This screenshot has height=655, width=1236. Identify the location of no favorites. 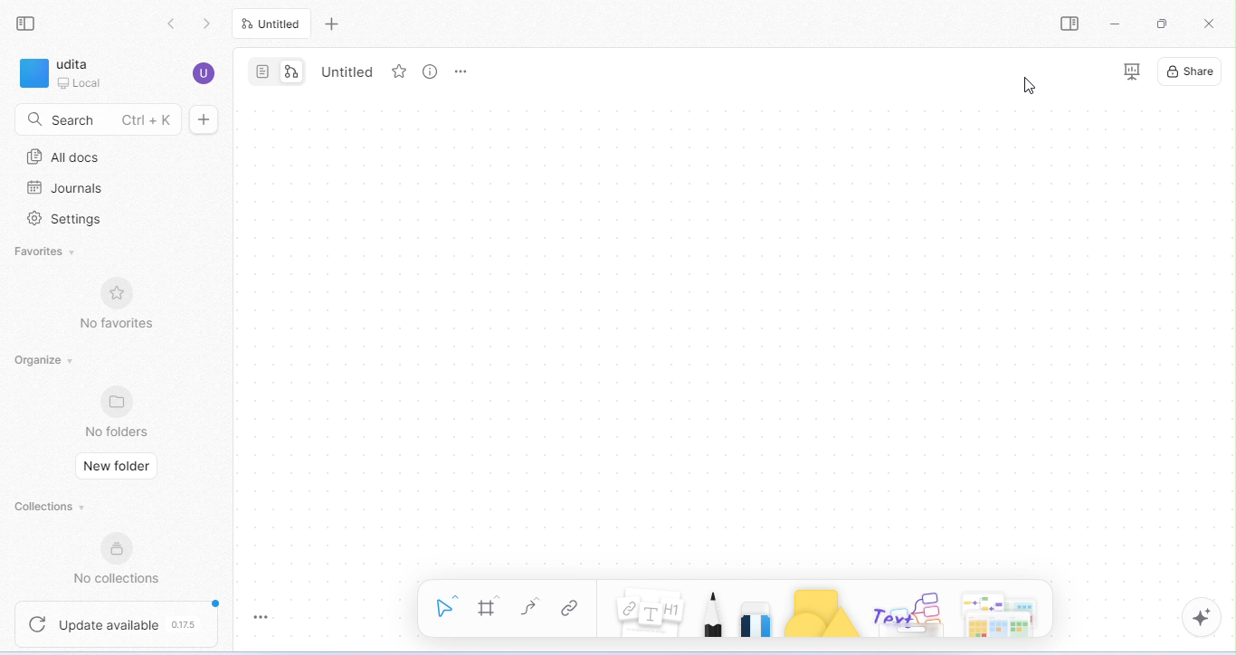
(116, 305).